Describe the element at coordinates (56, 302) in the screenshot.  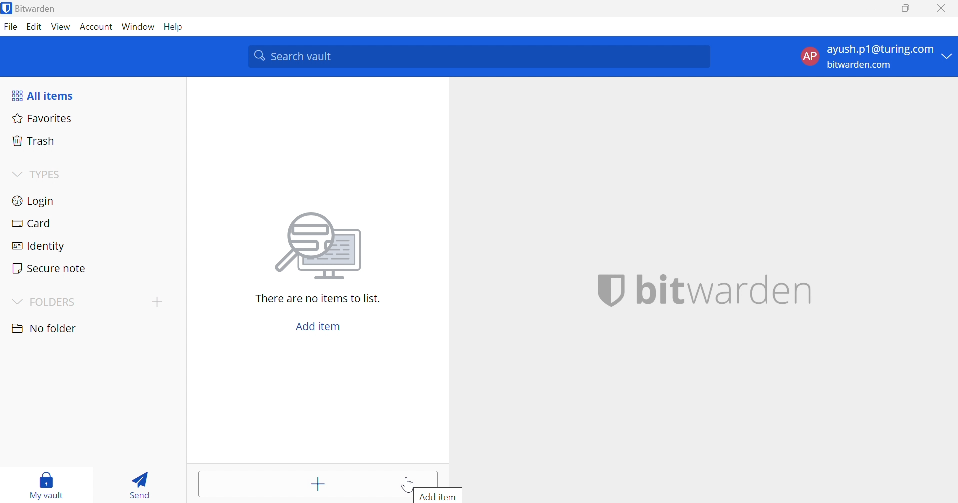
I see `FOLDERS` at that location.